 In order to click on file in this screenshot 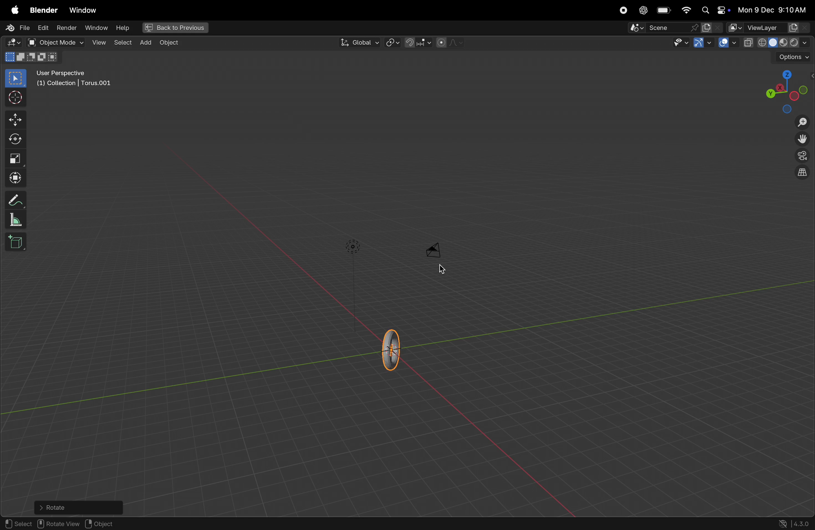, I will do `click(16, 28)`.